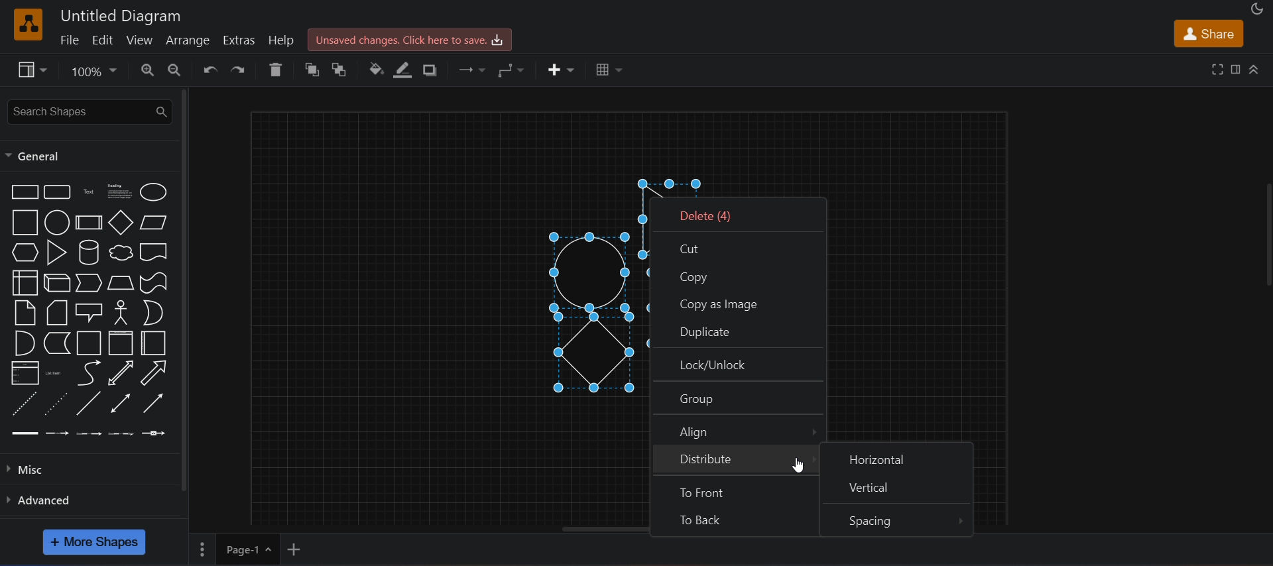 The height and width of the screenshot is (566, 1273). I want to click on horizontal, so click(900, 458).